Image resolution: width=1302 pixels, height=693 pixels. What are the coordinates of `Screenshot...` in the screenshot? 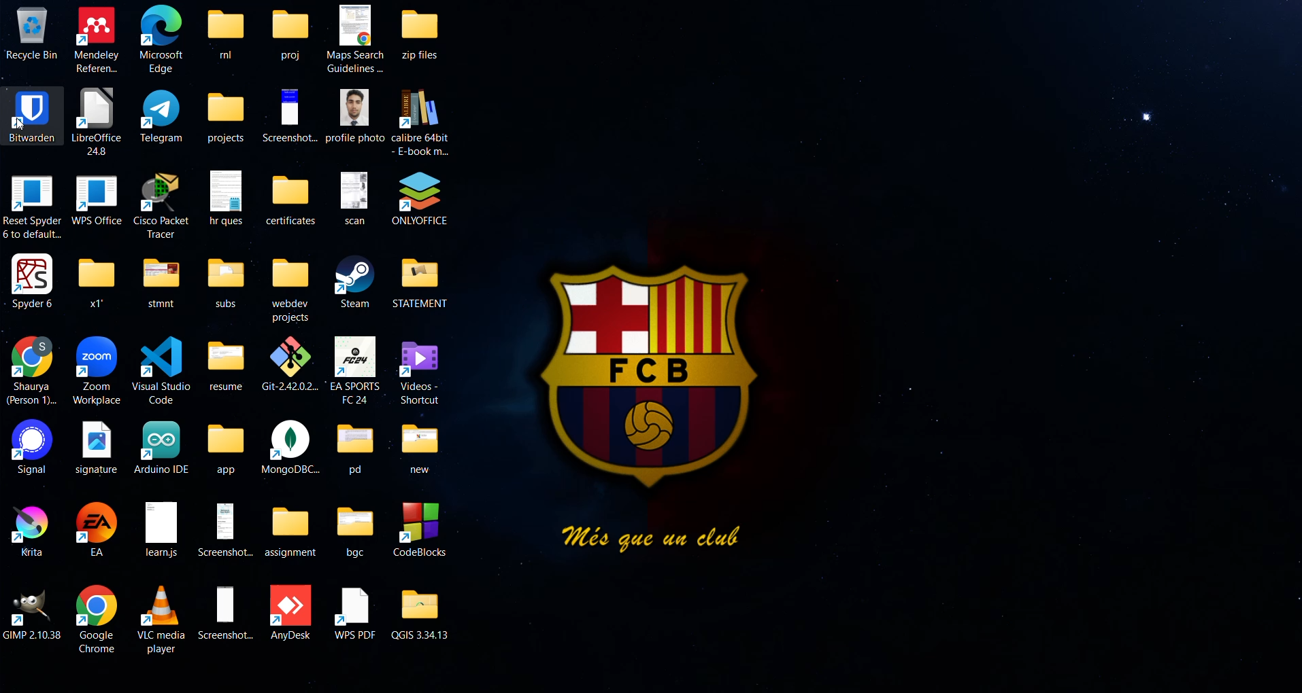 It's located at (228, 529).